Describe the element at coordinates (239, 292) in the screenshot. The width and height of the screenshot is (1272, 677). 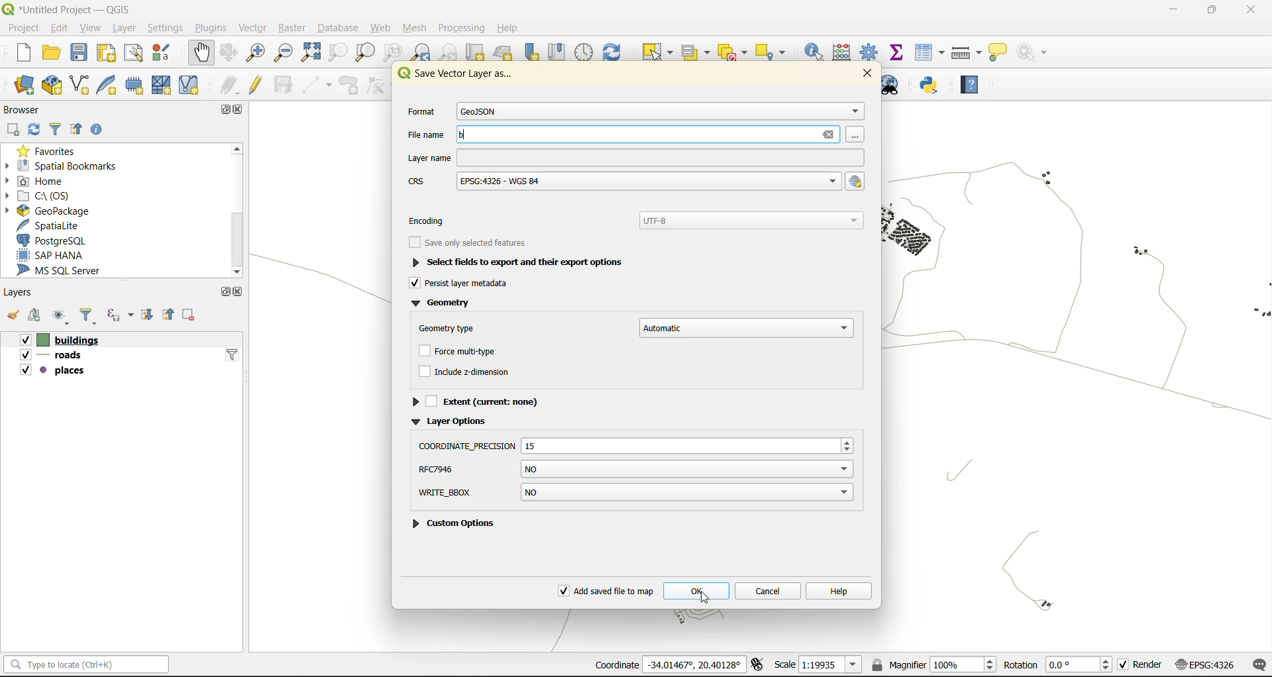
I see `close` at that location.